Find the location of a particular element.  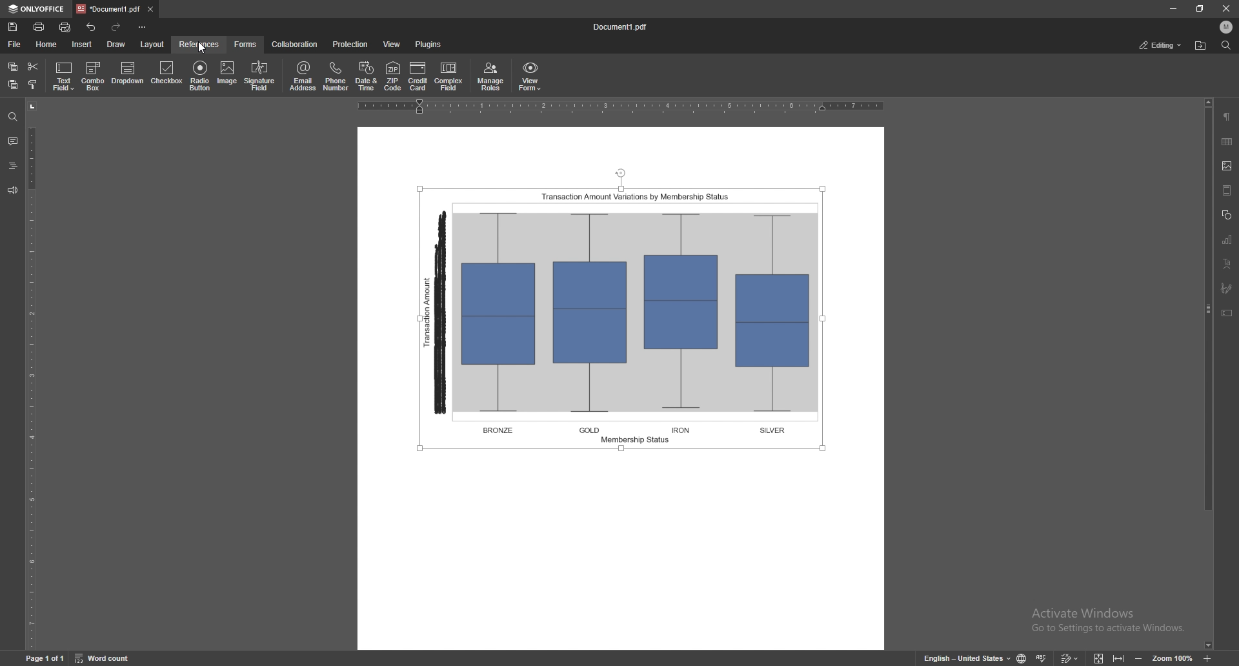

copy style is located at coordinates (33, 85).